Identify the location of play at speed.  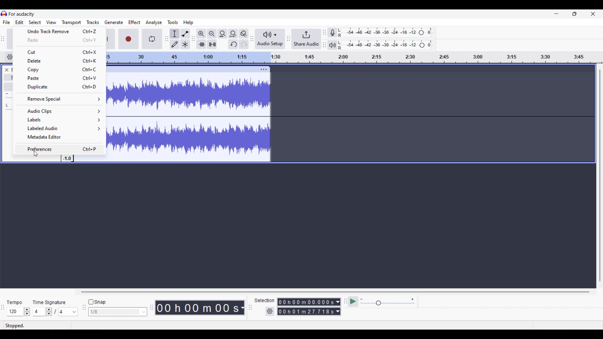
(353, 301).